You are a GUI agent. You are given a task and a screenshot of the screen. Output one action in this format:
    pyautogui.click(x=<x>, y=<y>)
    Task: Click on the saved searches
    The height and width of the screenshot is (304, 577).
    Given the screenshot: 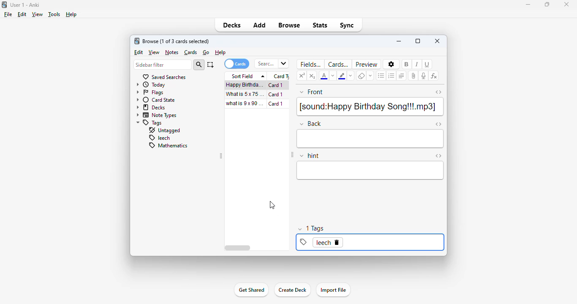 What is the action you would take?
    pyautogui.click(x=164, y=77)
    